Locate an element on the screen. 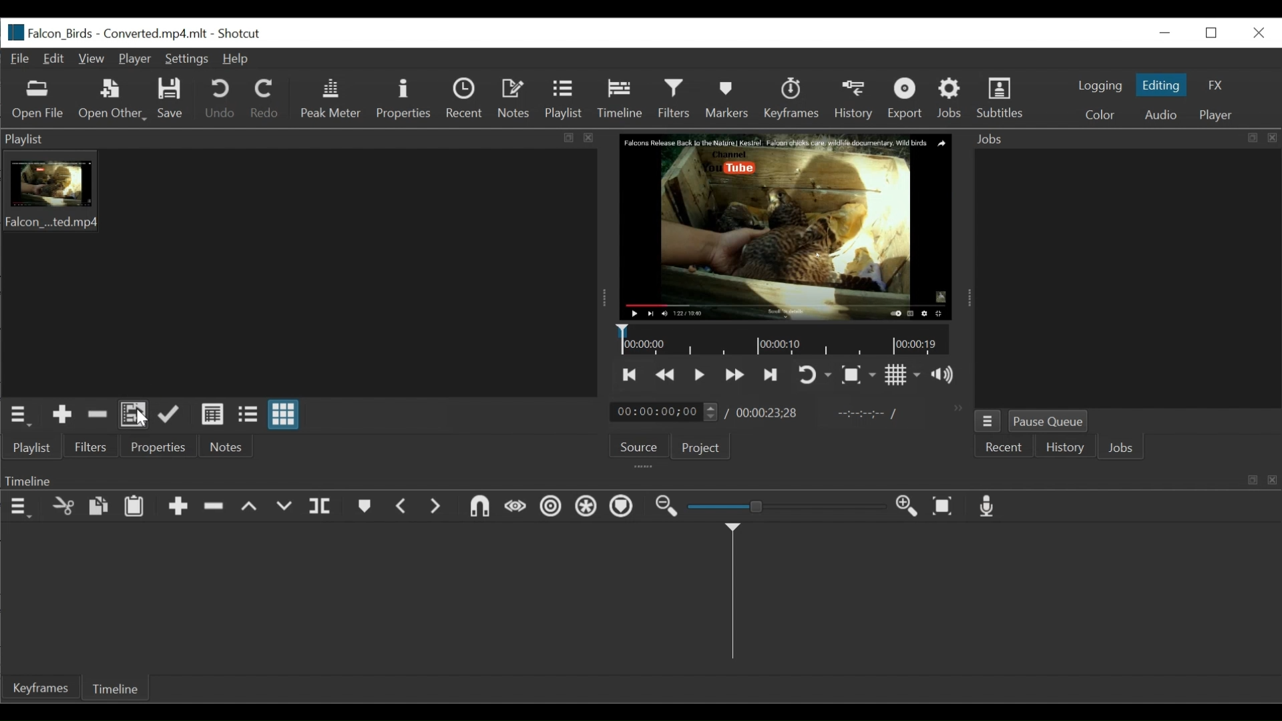 Image resolution: width=1282 pixels, height=721 pixels. Timeline cursor is located at coordinates (732, 595).